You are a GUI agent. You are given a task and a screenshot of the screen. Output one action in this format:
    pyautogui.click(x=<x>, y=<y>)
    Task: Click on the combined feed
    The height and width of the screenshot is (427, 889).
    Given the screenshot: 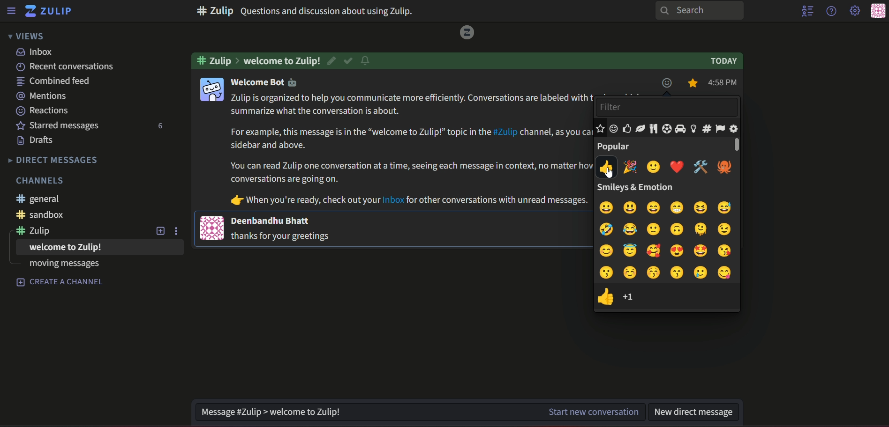 What is the action you would take?
    pyautogui.click(x=54, y=81)
    